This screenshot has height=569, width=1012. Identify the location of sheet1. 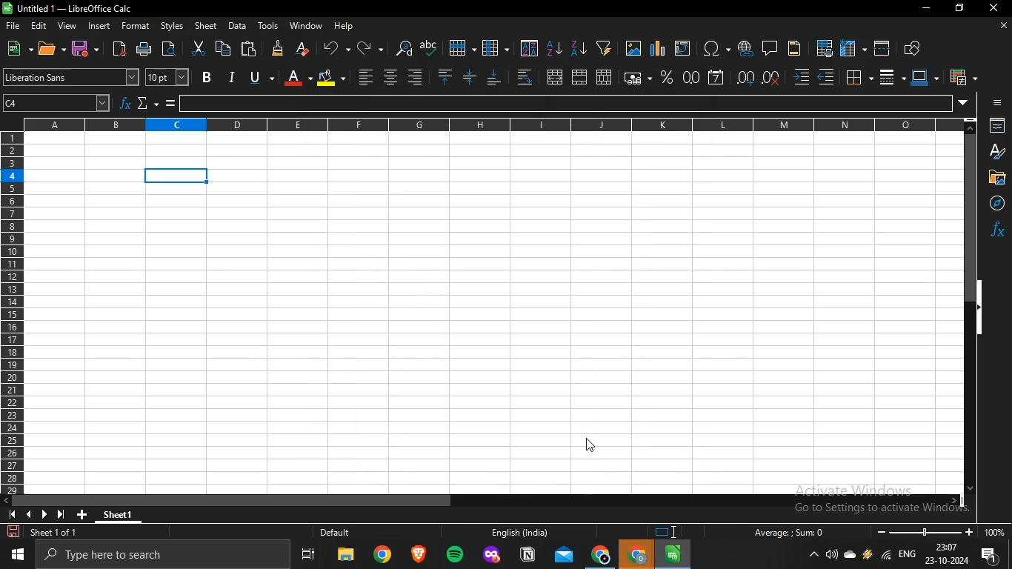
(493, 313).